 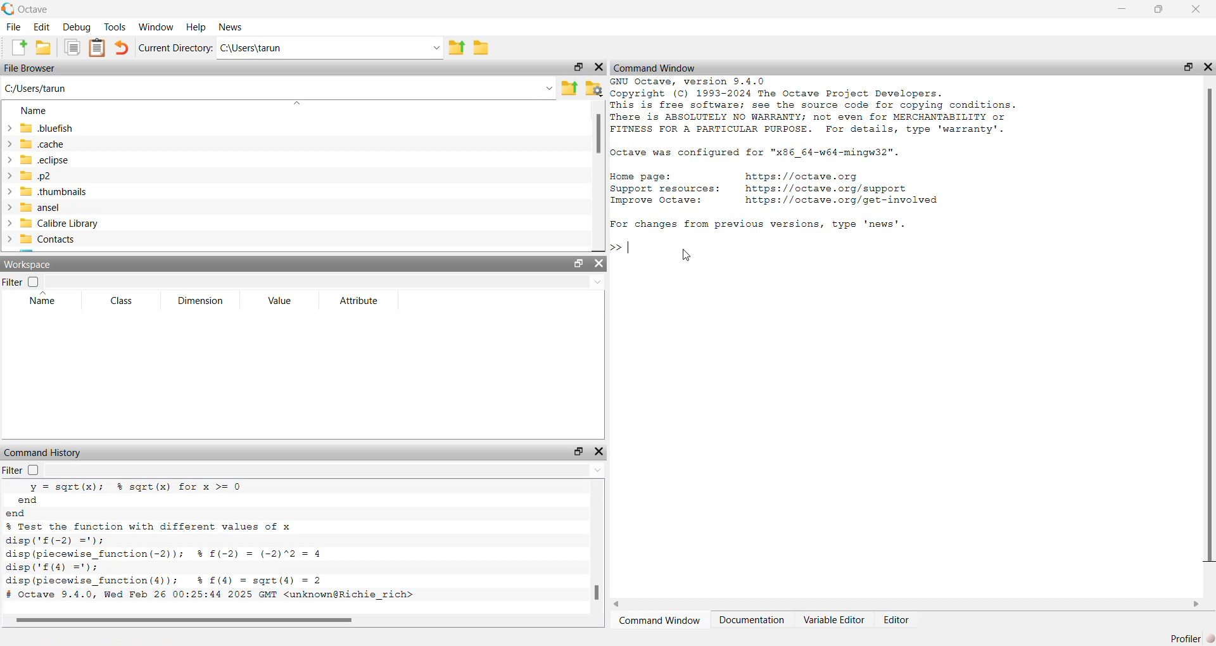 What do you see at coordinates (481, 47) in the screenshot?
I see `Browse directories` at bounding box center [481, 47].